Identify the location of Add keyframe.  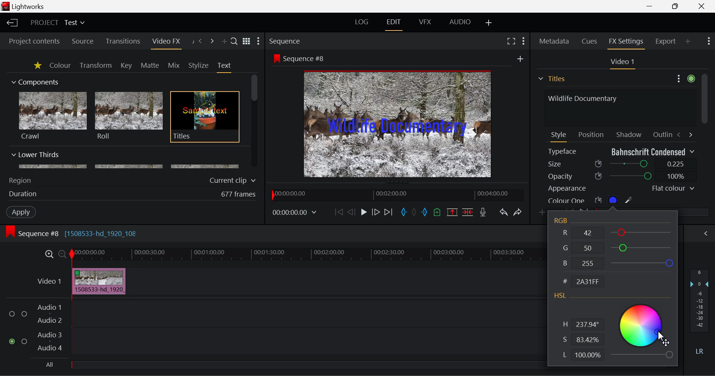
(543, 213).